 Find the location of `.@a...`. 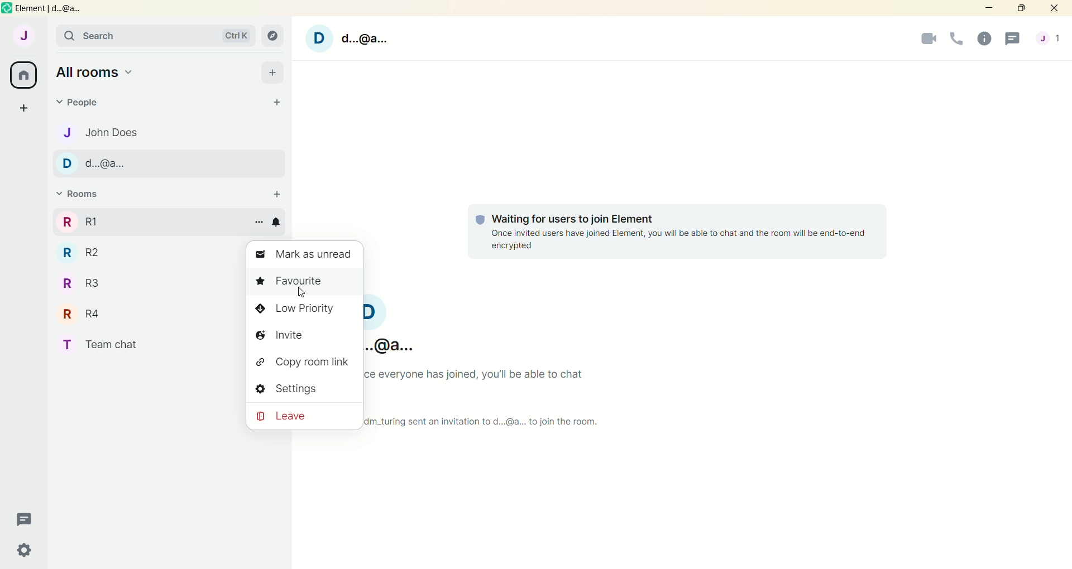

.@a... is located at coordinates (391, 344).